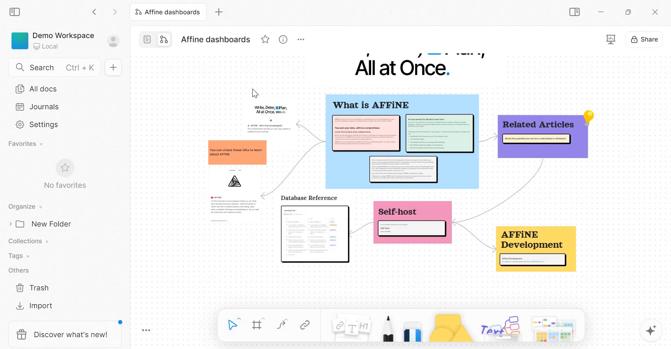  I want to click on New doc, so click(113, 68).